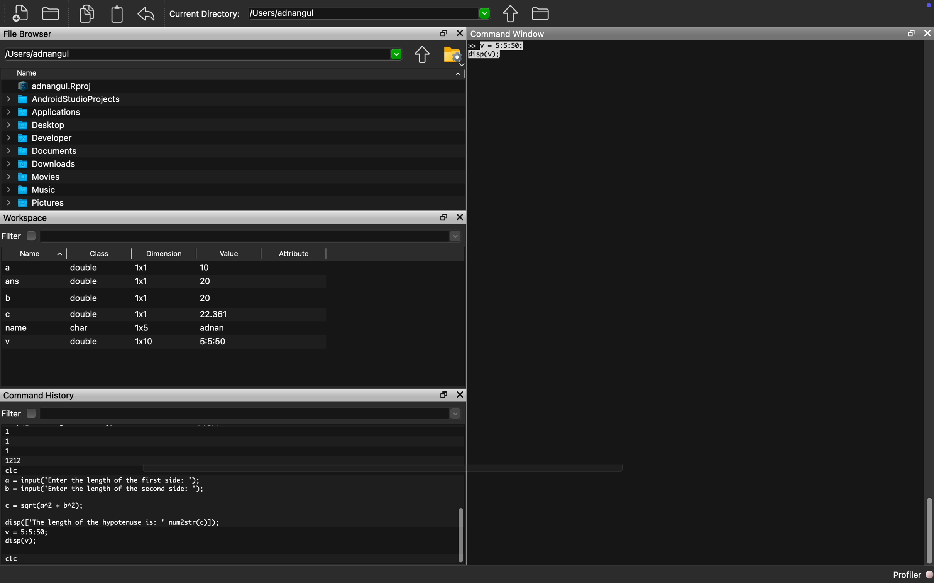 The width and height of the screenshot is (934, 583). Describe the element at coordinates (21, 12) in the screenshot. I see `New file` at that location.